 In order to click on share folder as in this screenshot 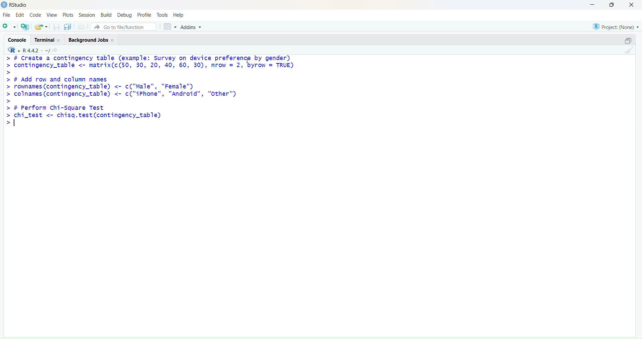, I will do `click(41, 26)`.